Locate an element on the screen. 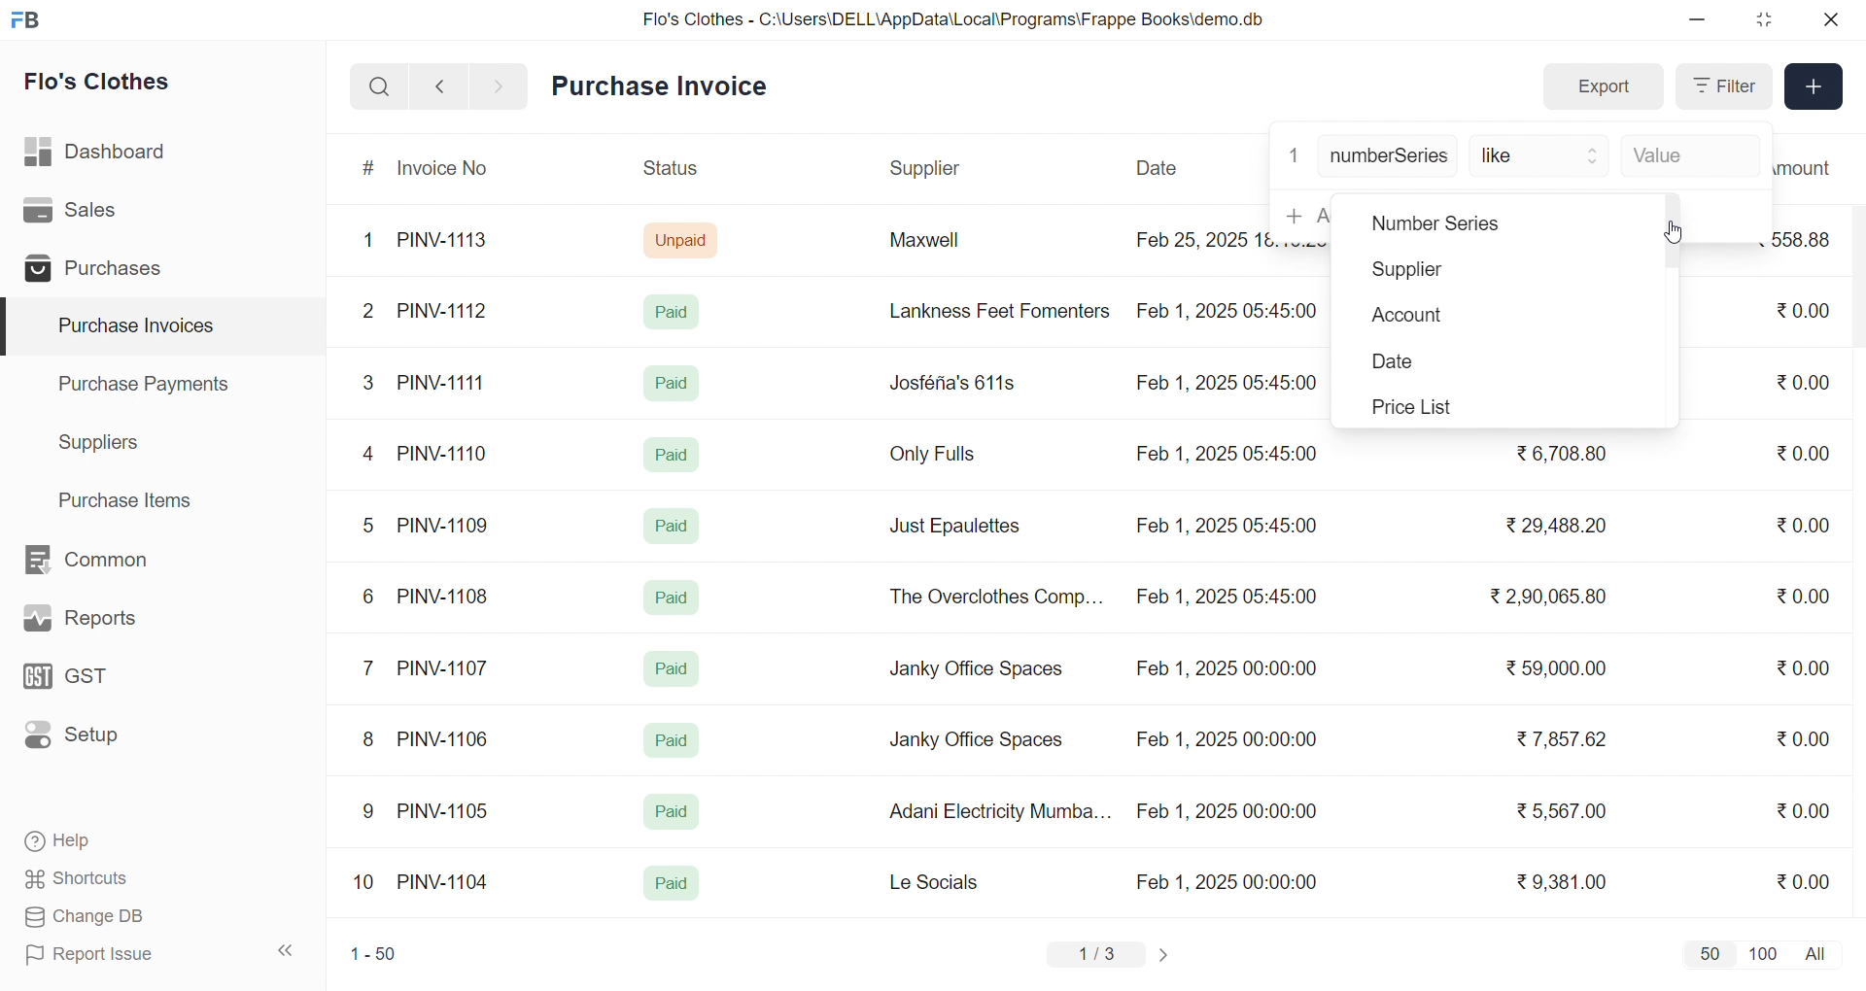 Image resolution: width=1866 pixels, height=991 pixels. 6 is located at coordinates (368, 596).